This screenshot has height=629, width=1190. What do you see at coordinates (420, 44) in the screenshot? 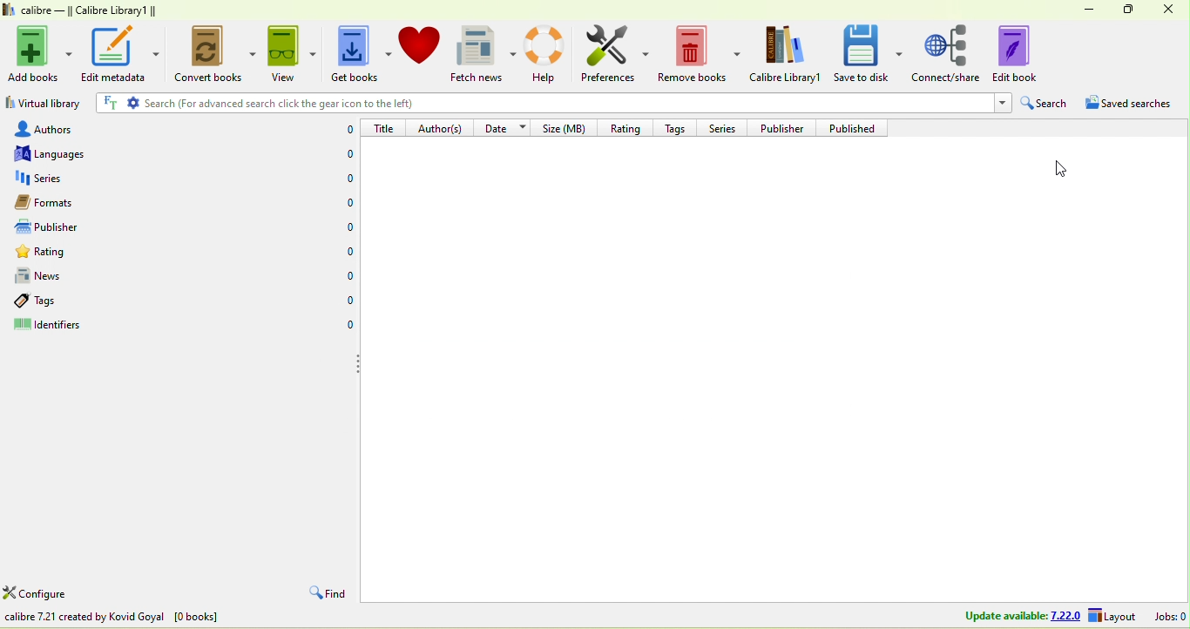
I see `donate` at bounding box center [420, 44].